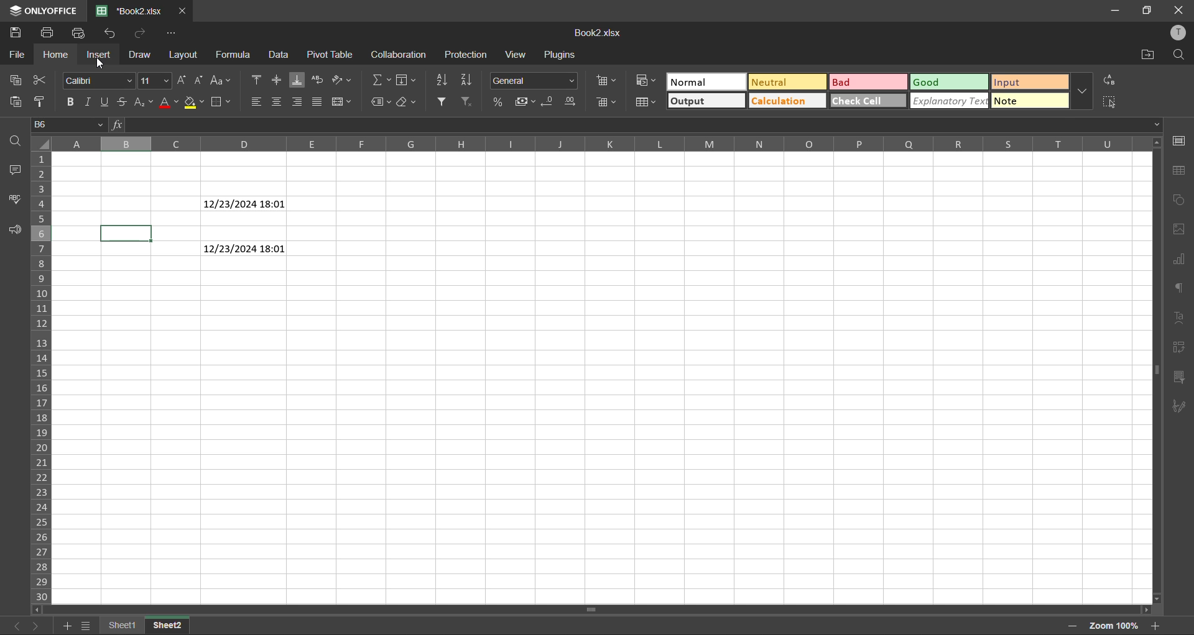 This screenshot has height=635, width=1194. What do you see at coordinates (317, 102) in the screenshot?
I see `justified` at bounding box center [317, 102].